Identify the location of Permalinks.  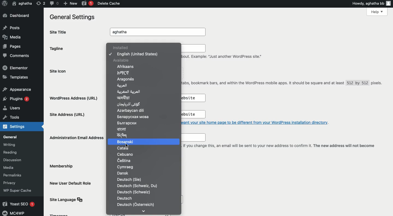
(16, 175).